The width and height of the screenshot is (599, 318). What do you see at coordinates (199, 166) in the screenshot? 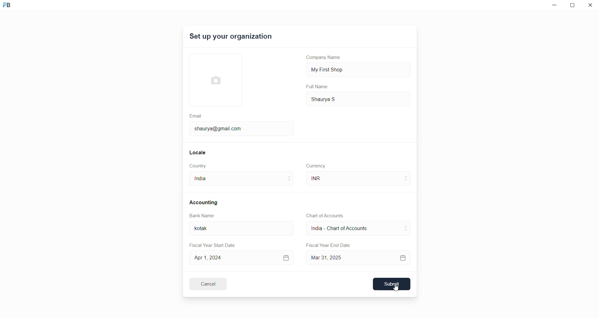
I see `Country` at bounding box center [199, 166].